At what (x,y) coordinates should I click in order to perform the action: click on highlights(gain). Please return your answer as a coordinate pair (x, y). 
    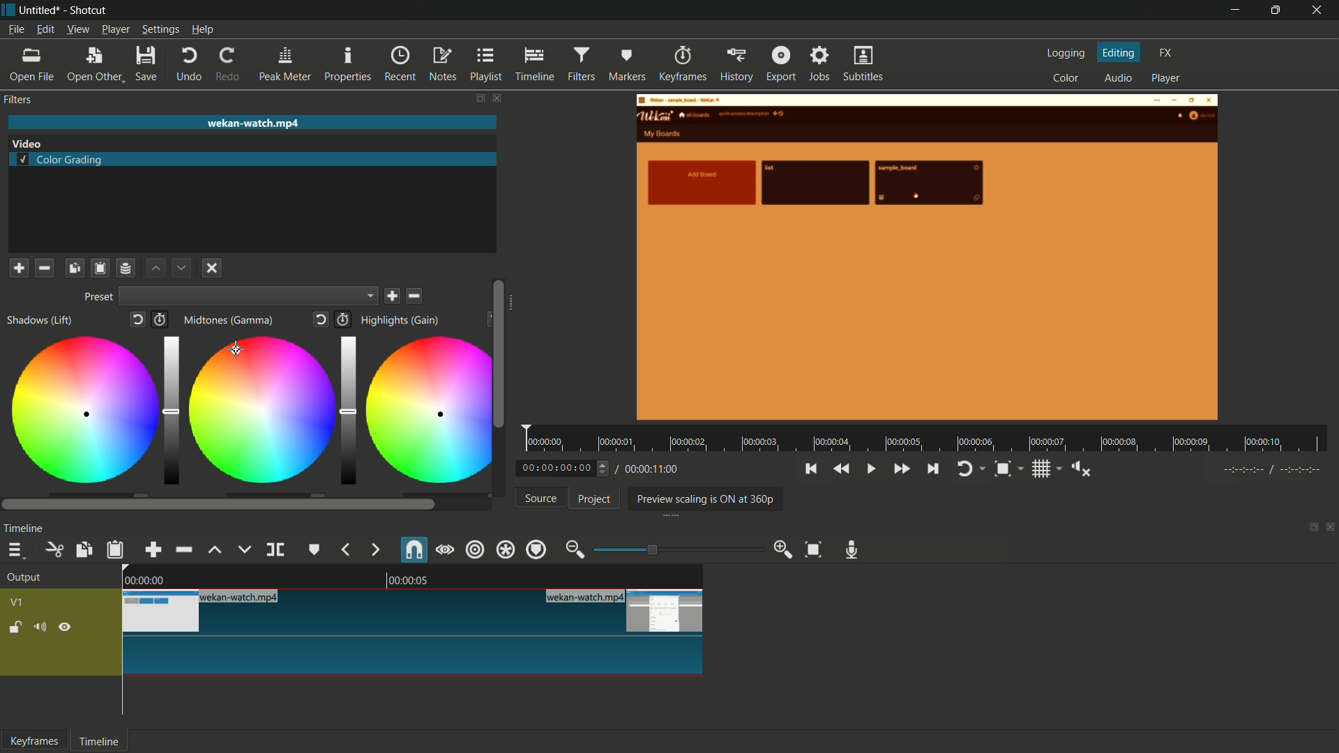
    Looking at the image, I should click on (402, 321).